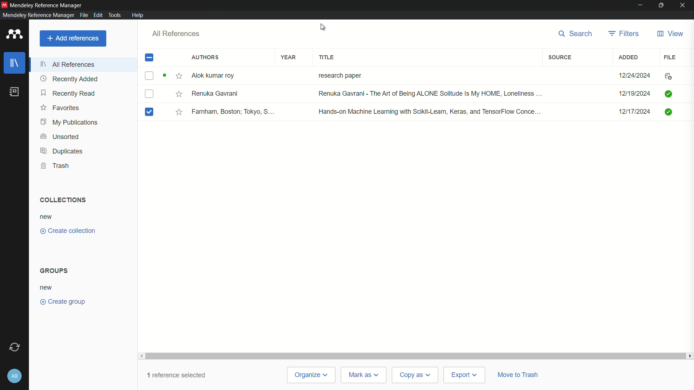  What do you see at coordinates (59, 136) in the screenshot?
I see `unsorted` at bounding box center [59, 136].